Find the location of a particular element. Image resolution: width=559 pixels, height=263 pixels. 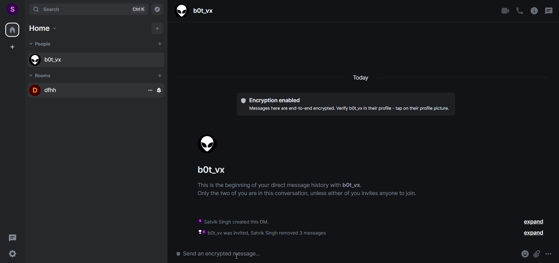

room info is located at coordinates (533, 11).